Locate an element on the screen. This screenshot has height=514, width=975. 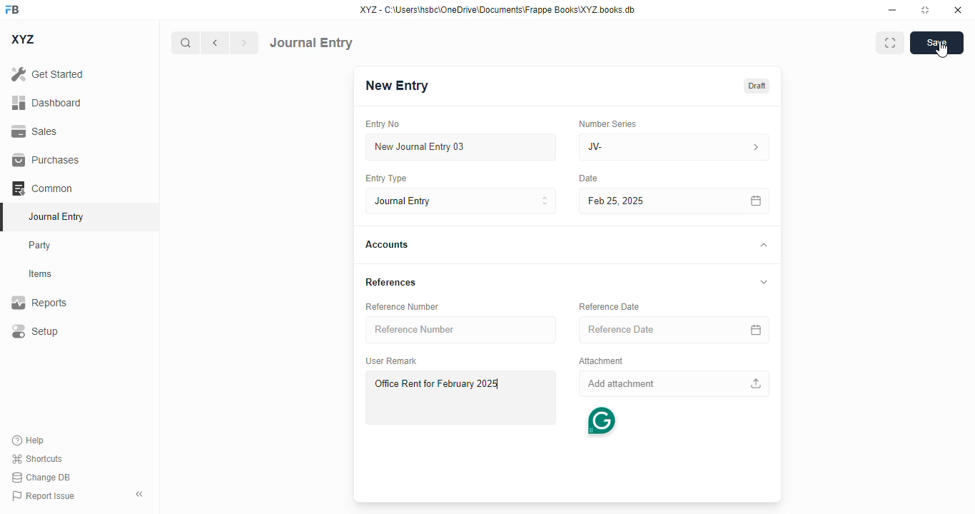
reference data is located at coordinates (610, 306).